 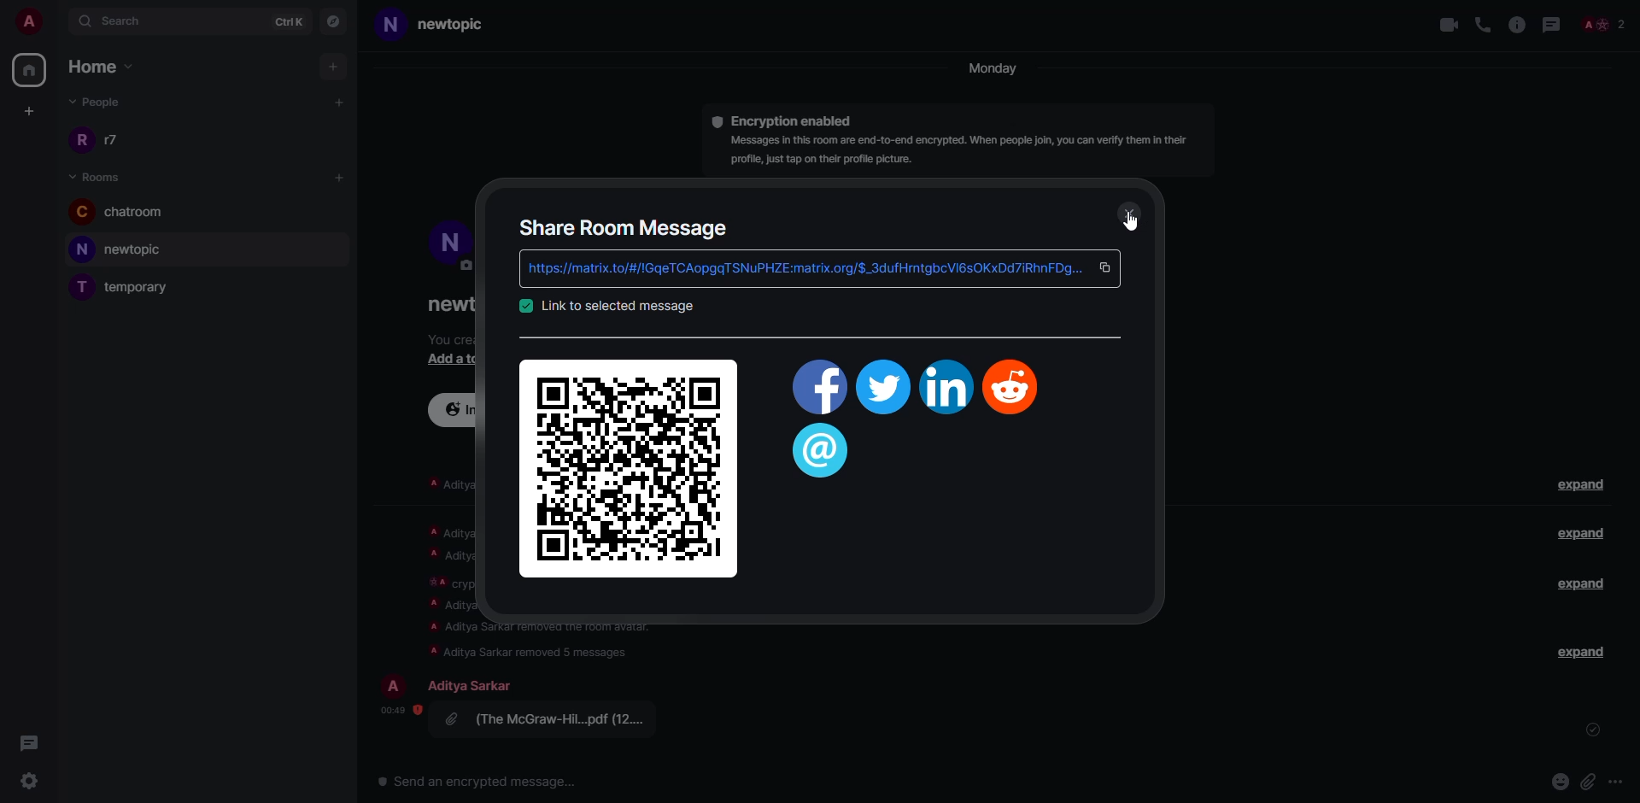 What do you see at coordinates (29, 21) in the screenshot?
I see `account` at bounding box center [29, 21].